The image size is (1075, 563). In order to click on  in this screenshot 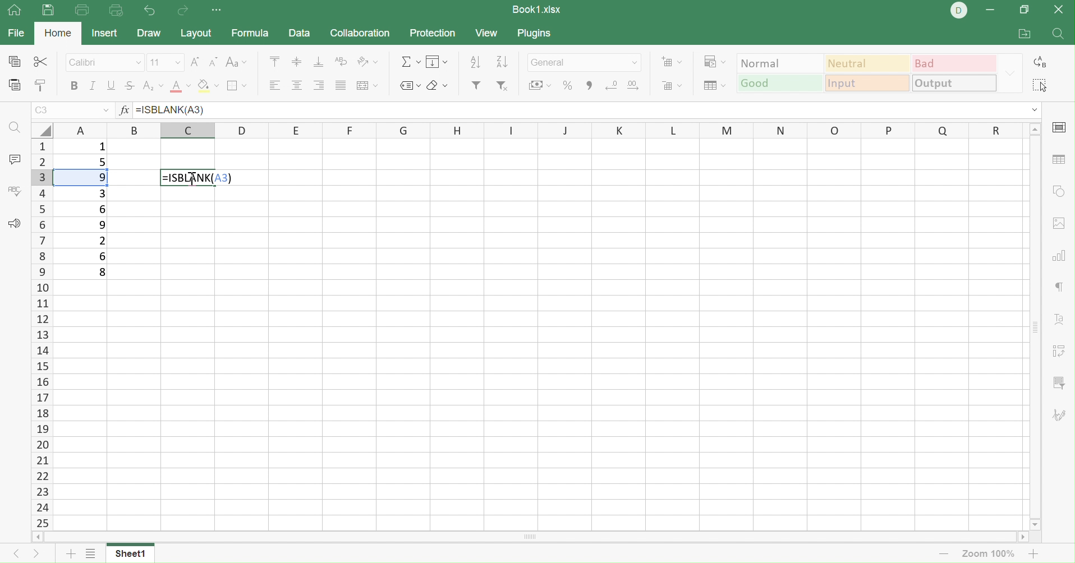, I will do `click(153, 86)`.